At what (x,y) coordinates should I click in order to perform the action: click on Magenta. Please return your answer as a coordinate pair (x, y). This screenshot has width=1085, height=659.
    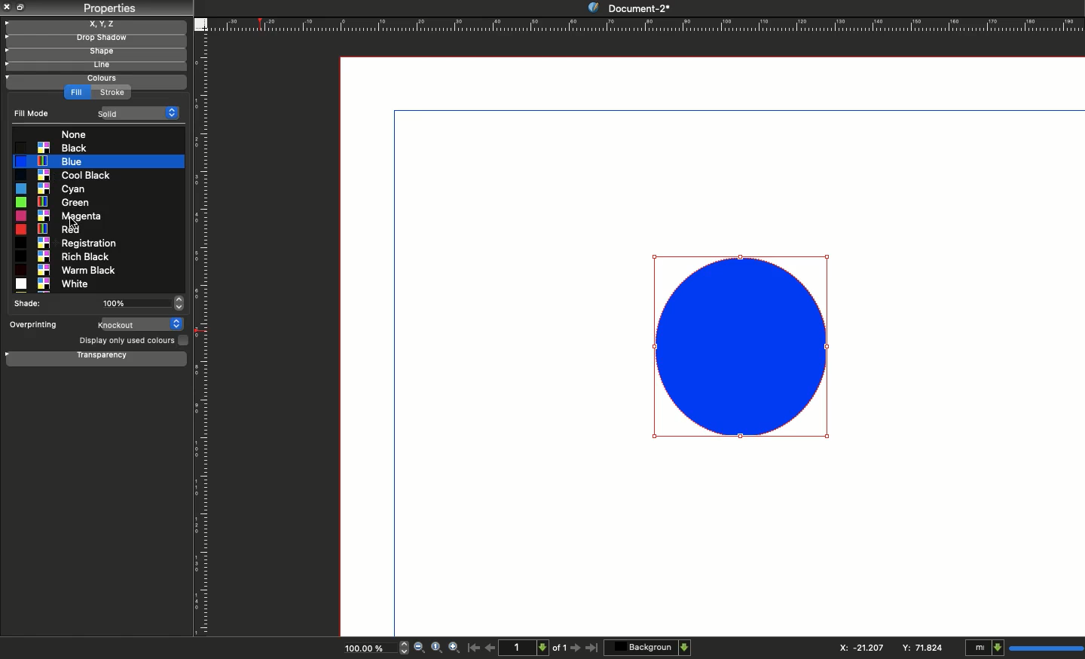
    Looking at the image, I should click on (59, 216).